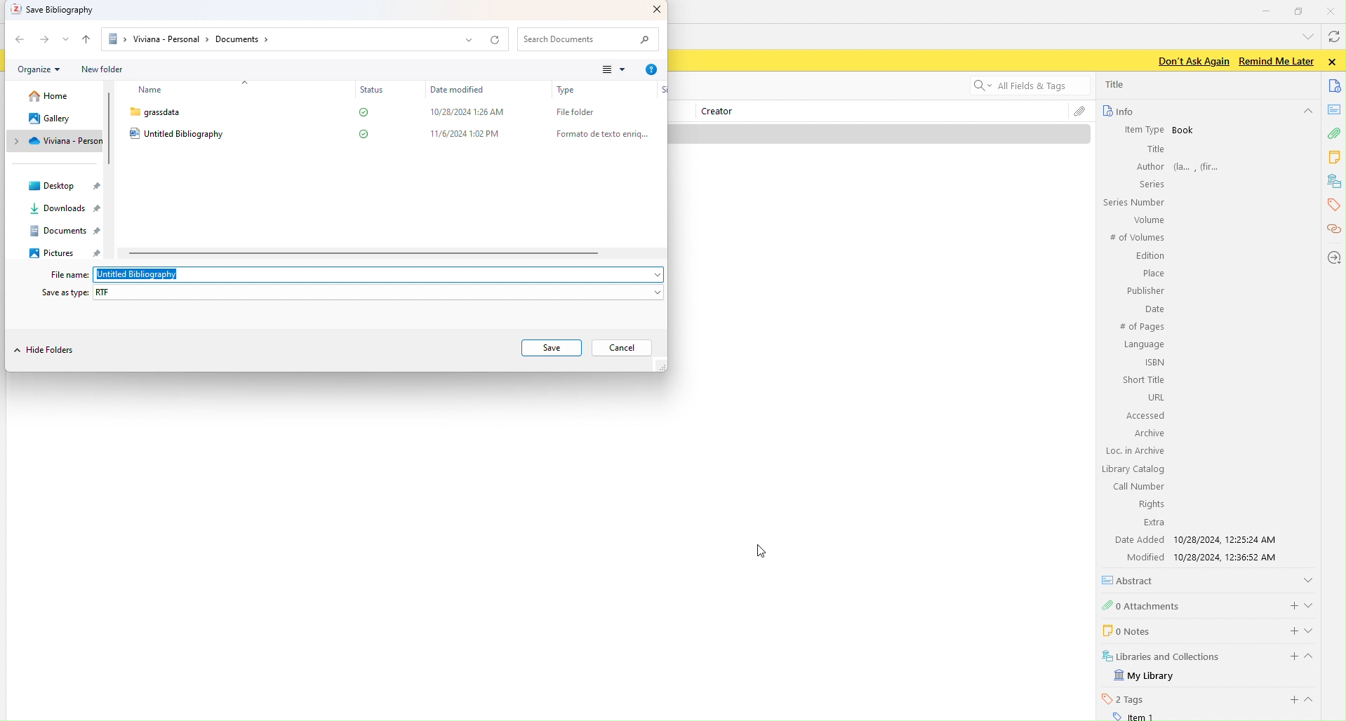  What do you see at coordinates (1142, 605) in the screenshot?
I see `0 Attachments` at bounding box center [1142, 605].